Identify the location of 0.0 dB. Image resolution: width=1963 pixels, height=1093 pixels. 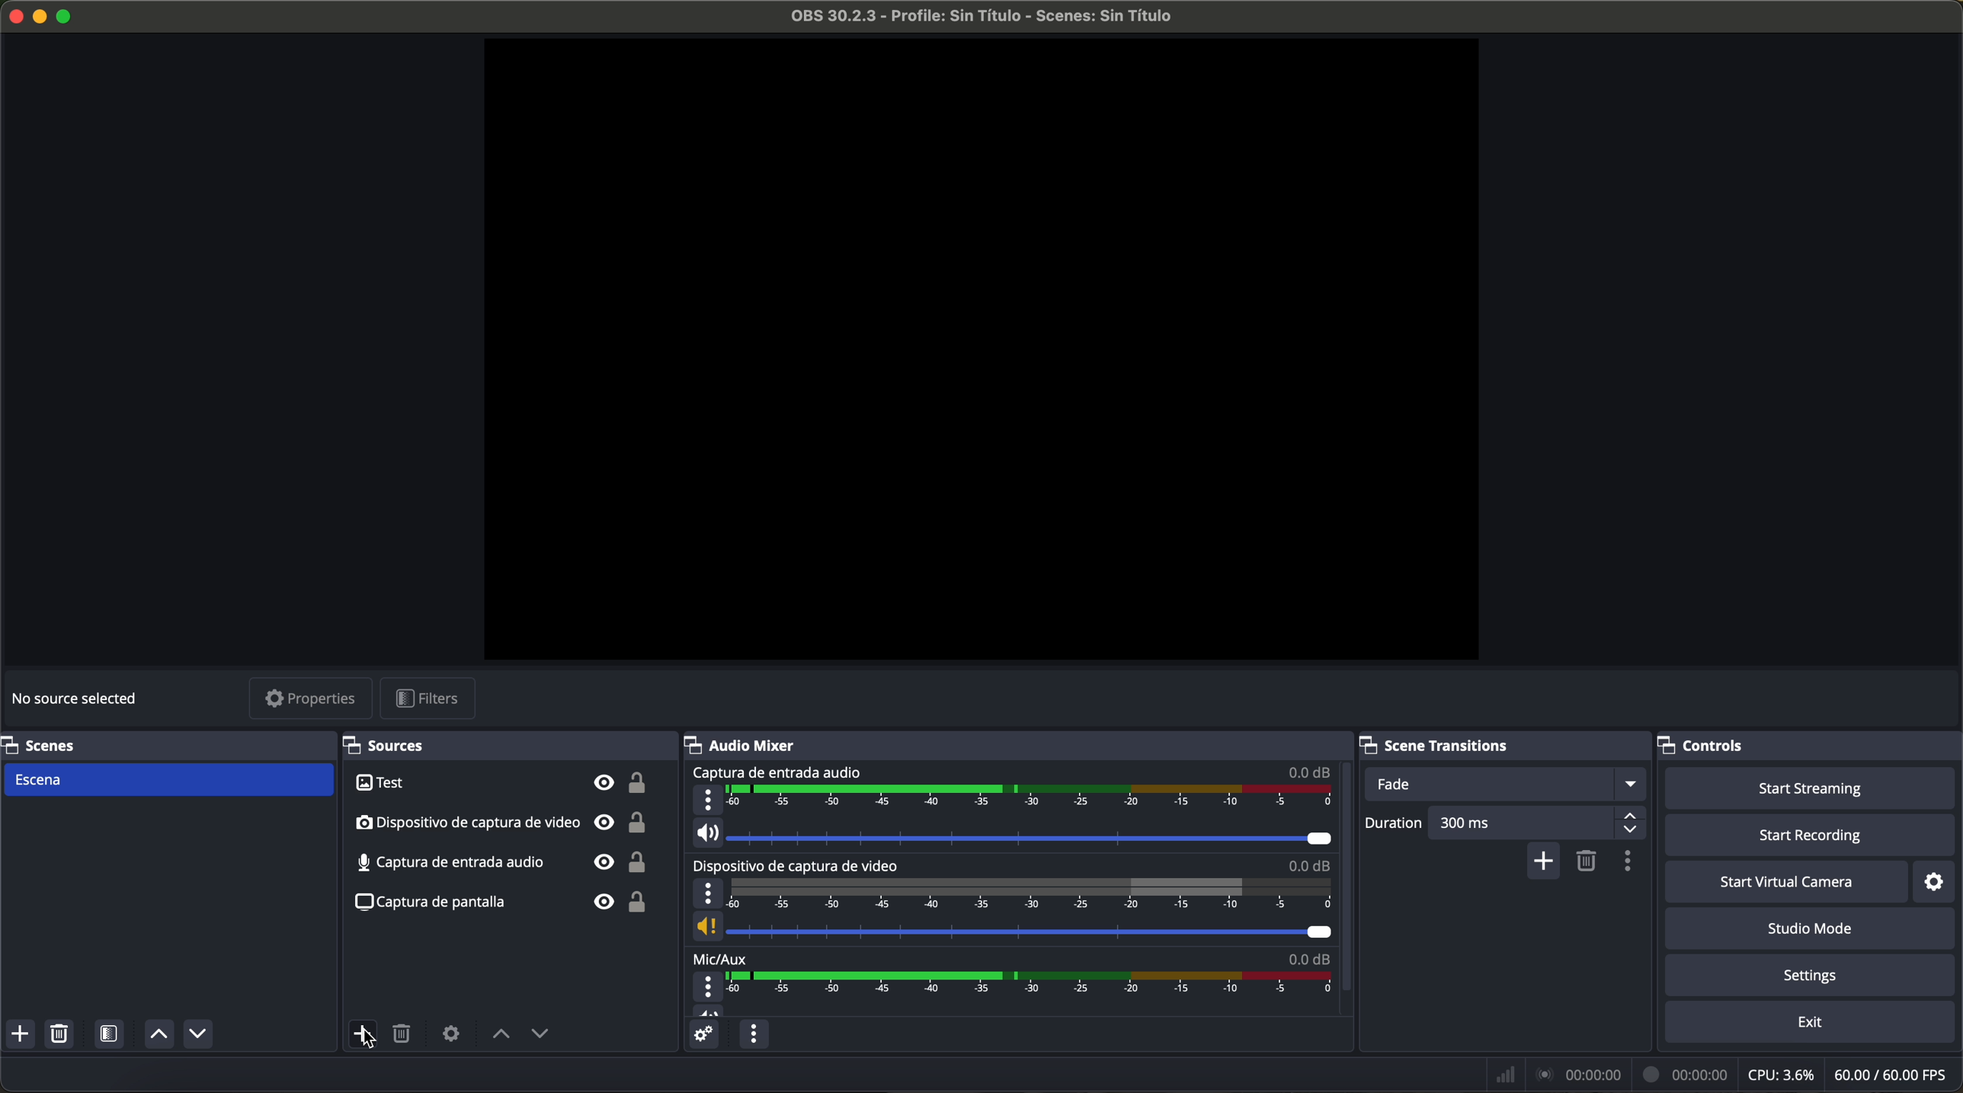
(1302, 866).